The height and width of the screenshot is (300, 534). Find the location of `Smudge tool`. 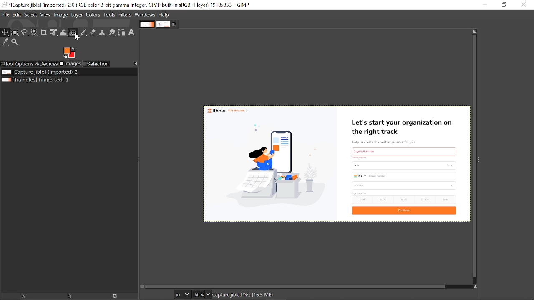

Smudge tool is located at coordinates (112, 32).